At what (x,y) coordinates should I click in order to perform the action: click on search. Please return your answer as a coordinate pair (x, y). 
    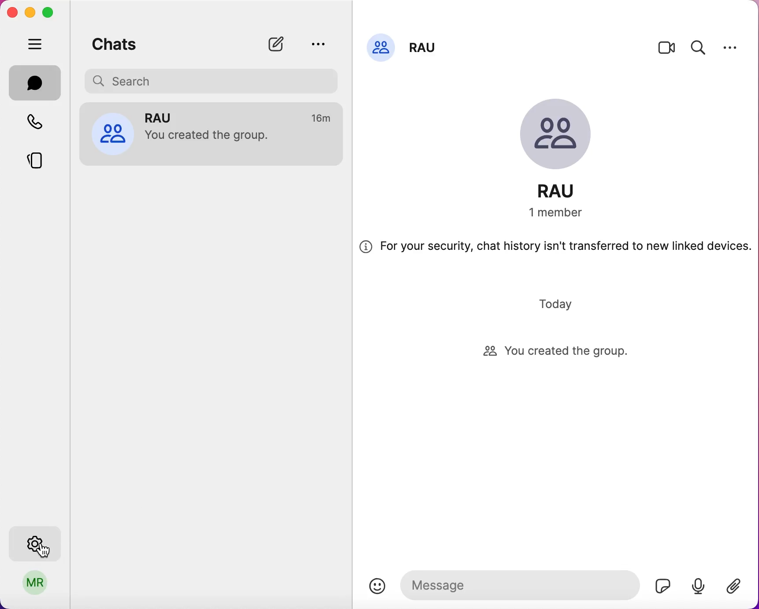
    Looking at the image, I should click on (699, 46).